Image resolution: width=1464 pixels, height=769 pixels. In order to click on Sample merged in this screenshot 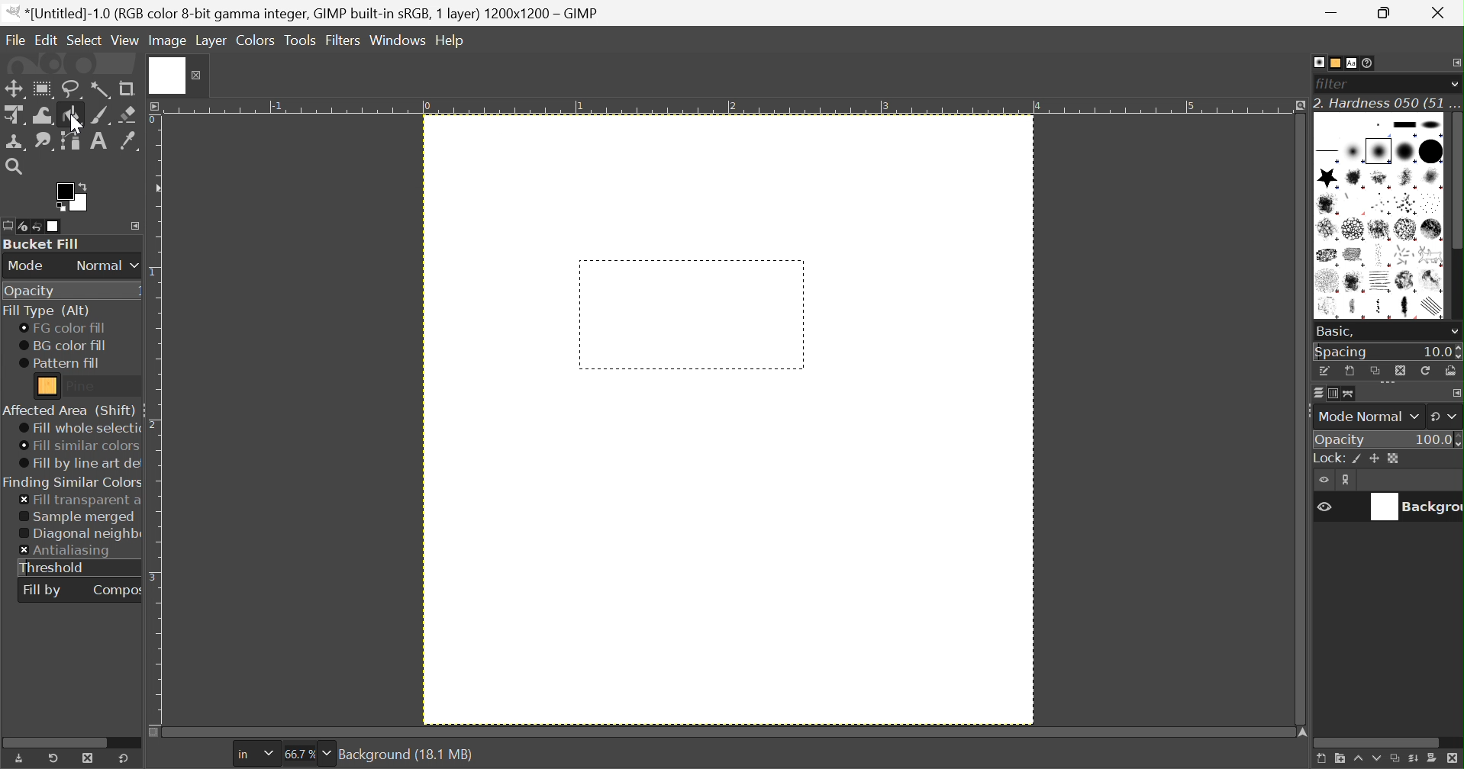, I will do `click(76, 517)`.